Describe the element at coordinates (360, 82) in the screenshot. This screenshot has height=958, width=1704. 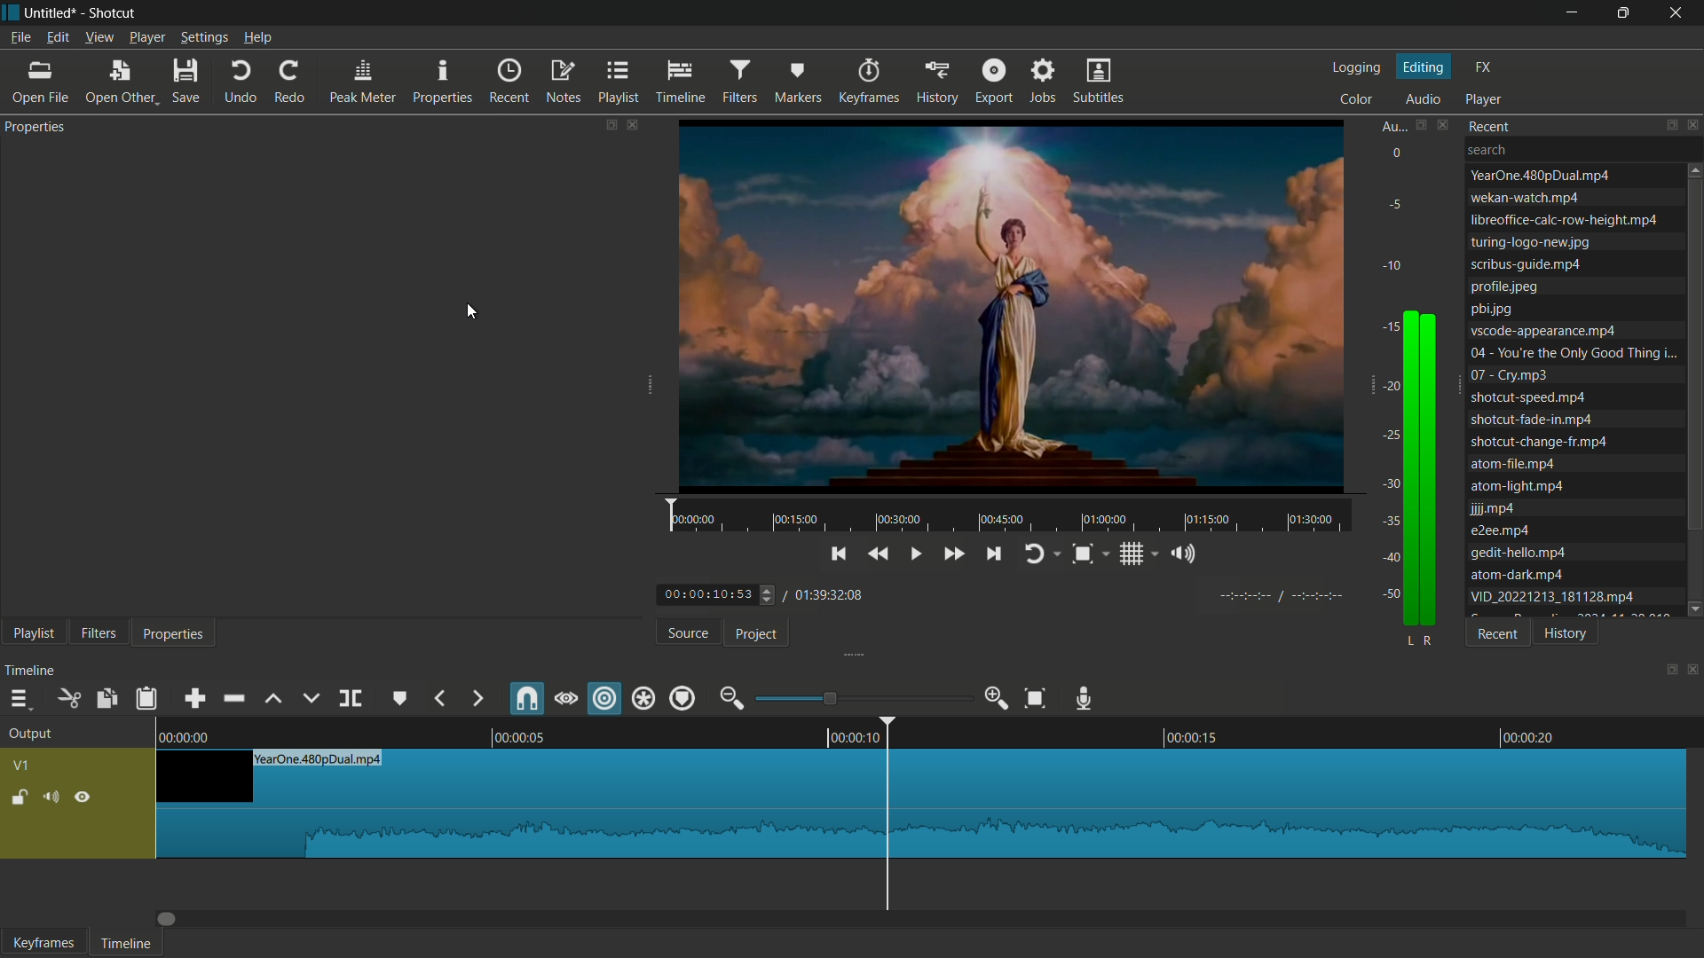
I see `peak meter` at that location.